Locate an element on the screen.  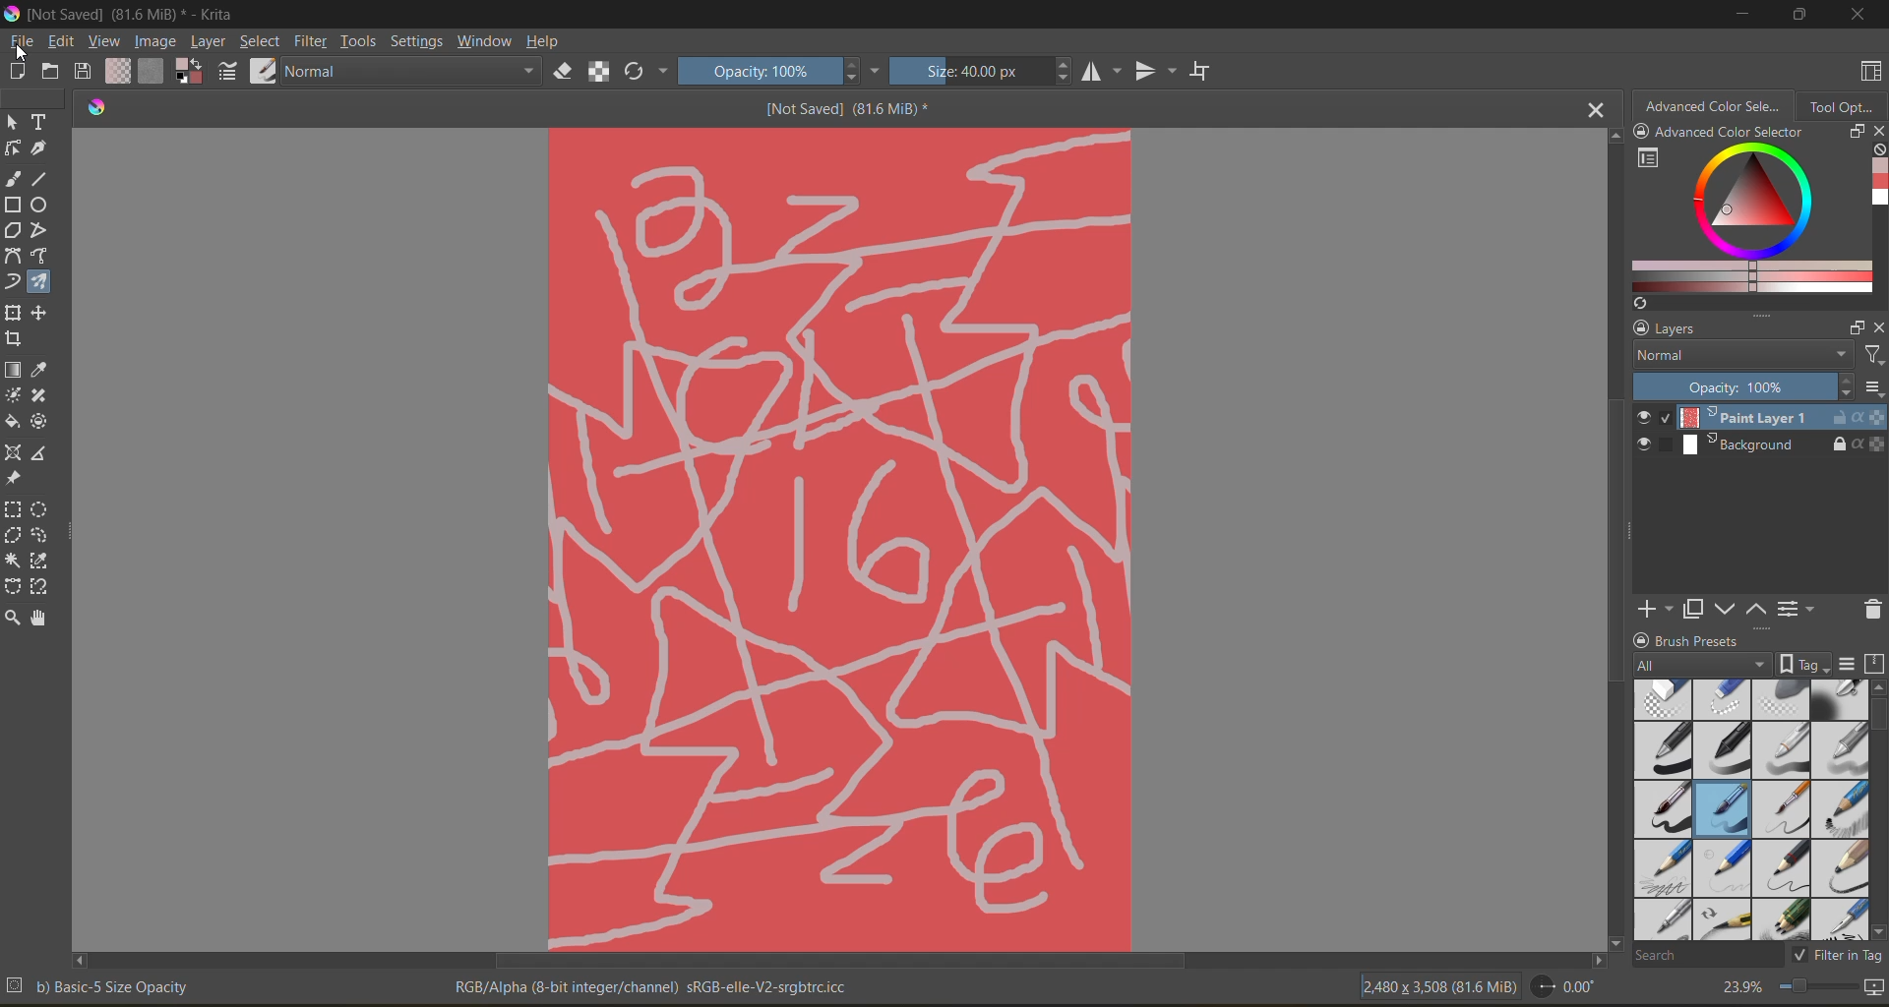
close is located at coordinates (1877, 133).